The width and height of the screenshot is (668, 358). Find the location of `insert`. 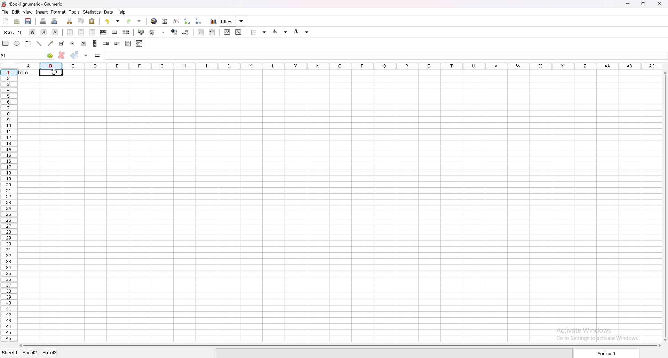

insert is located at coordinates (42, 12).